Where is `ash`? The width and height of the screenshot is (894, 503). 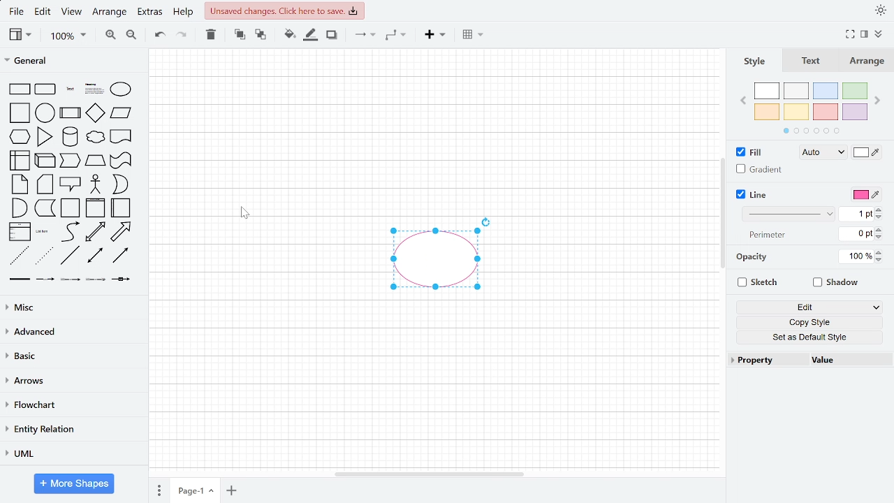
ash is located at coordinates (796, 91).